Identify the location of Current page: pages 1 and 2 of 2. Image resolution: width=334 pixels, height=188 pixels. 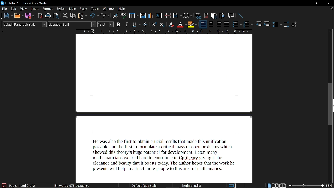
(23, 186).